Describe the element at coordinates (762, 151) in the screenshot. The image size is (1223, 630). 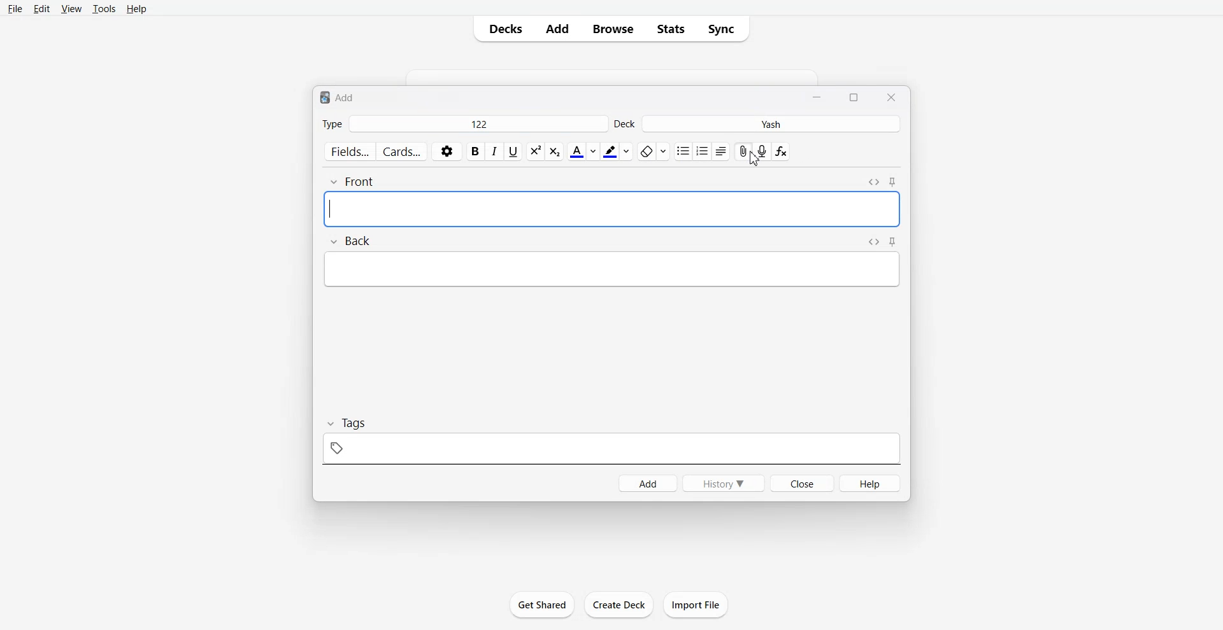
I see `Record Audio` at that location.